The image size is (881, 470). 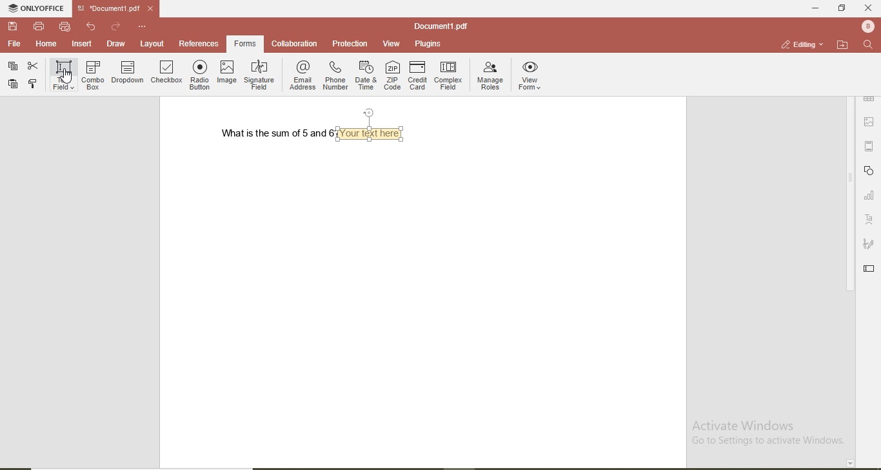 What do you see at coordinates (47, 44) in the screenshot?
I see `home` at bounding box center [47, 44].